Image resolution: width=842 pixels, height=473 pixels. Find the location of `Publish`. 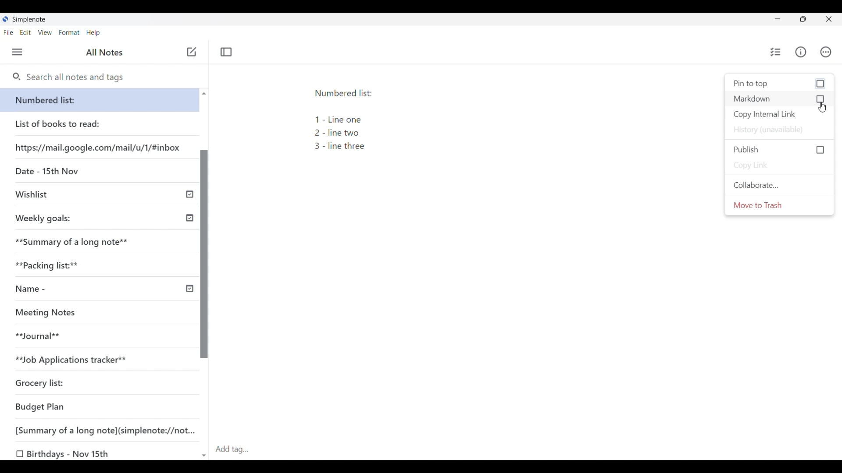

Publish is located at coordinates (751, 150).